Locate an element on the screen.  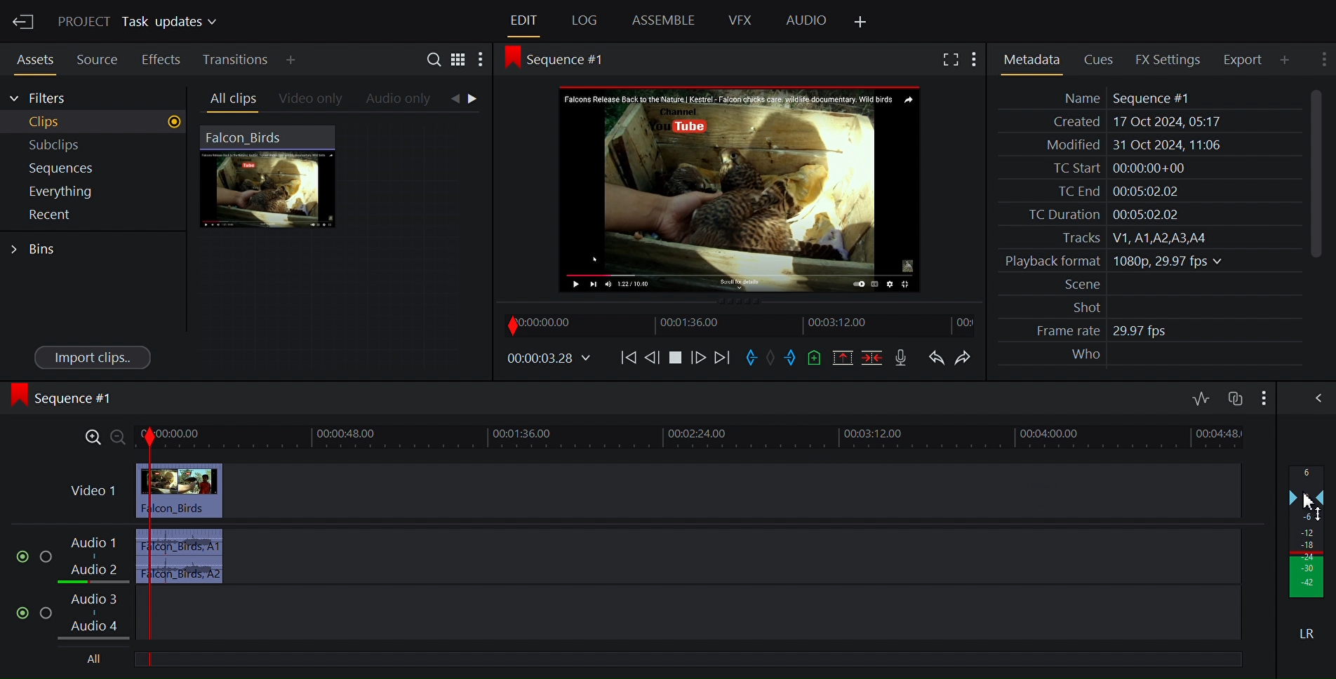
Scene is located at coordinates (1075, 285).